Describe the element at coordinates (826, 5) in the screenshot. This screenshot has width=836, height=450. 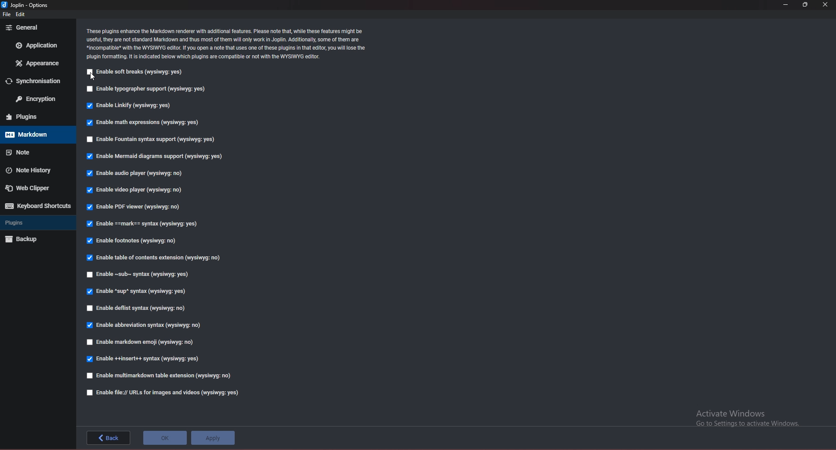
I see `close` at that location.